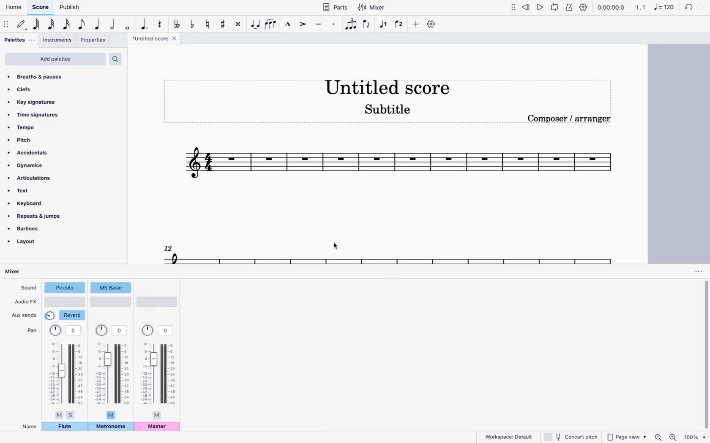 The image size is (710, 443). Describe the element at coordinates (514, 7) in the screenshot. I see `move` at that location.